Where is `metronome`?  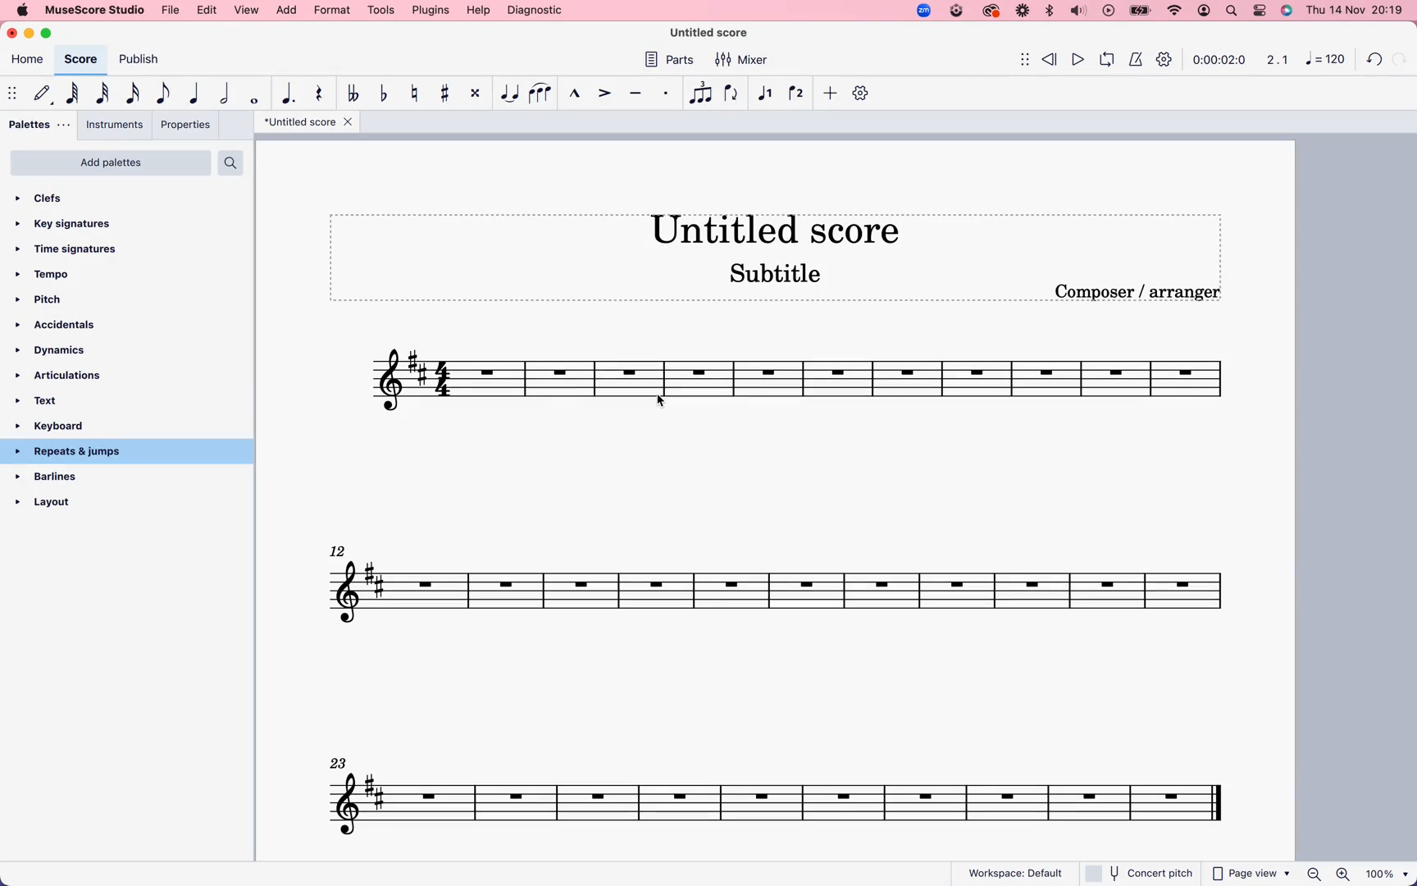
metronome is located at coordinates (1134, 58).